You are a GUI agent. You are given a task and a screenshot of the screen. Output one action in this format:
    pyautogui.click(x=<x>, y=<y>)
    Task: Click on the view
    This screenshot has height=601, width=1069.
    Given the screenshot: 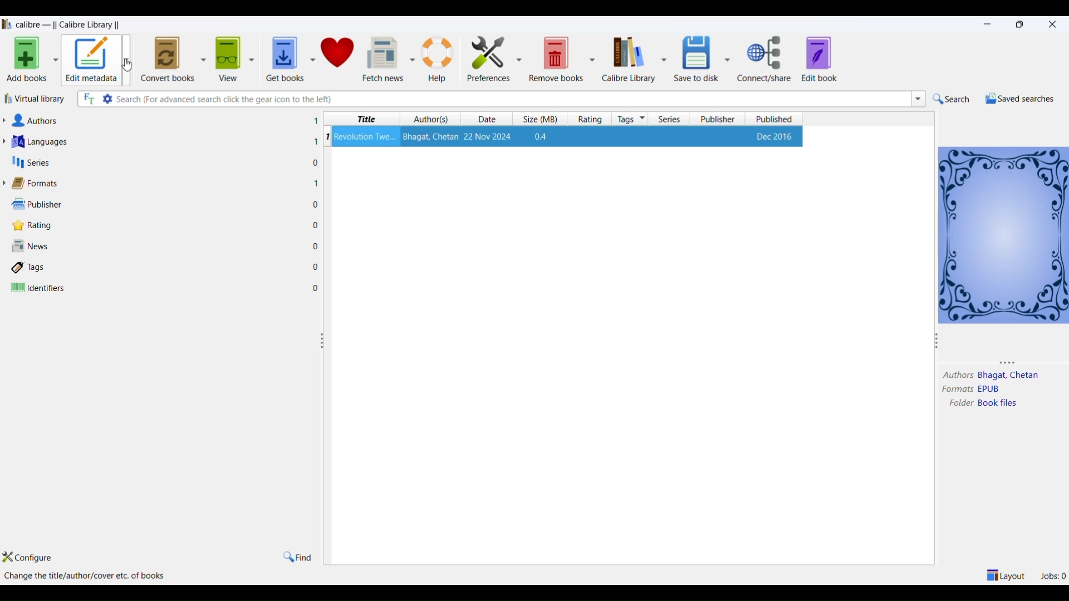 What is the action you would take?
    pyautogui.click(x=226, y=56)
    